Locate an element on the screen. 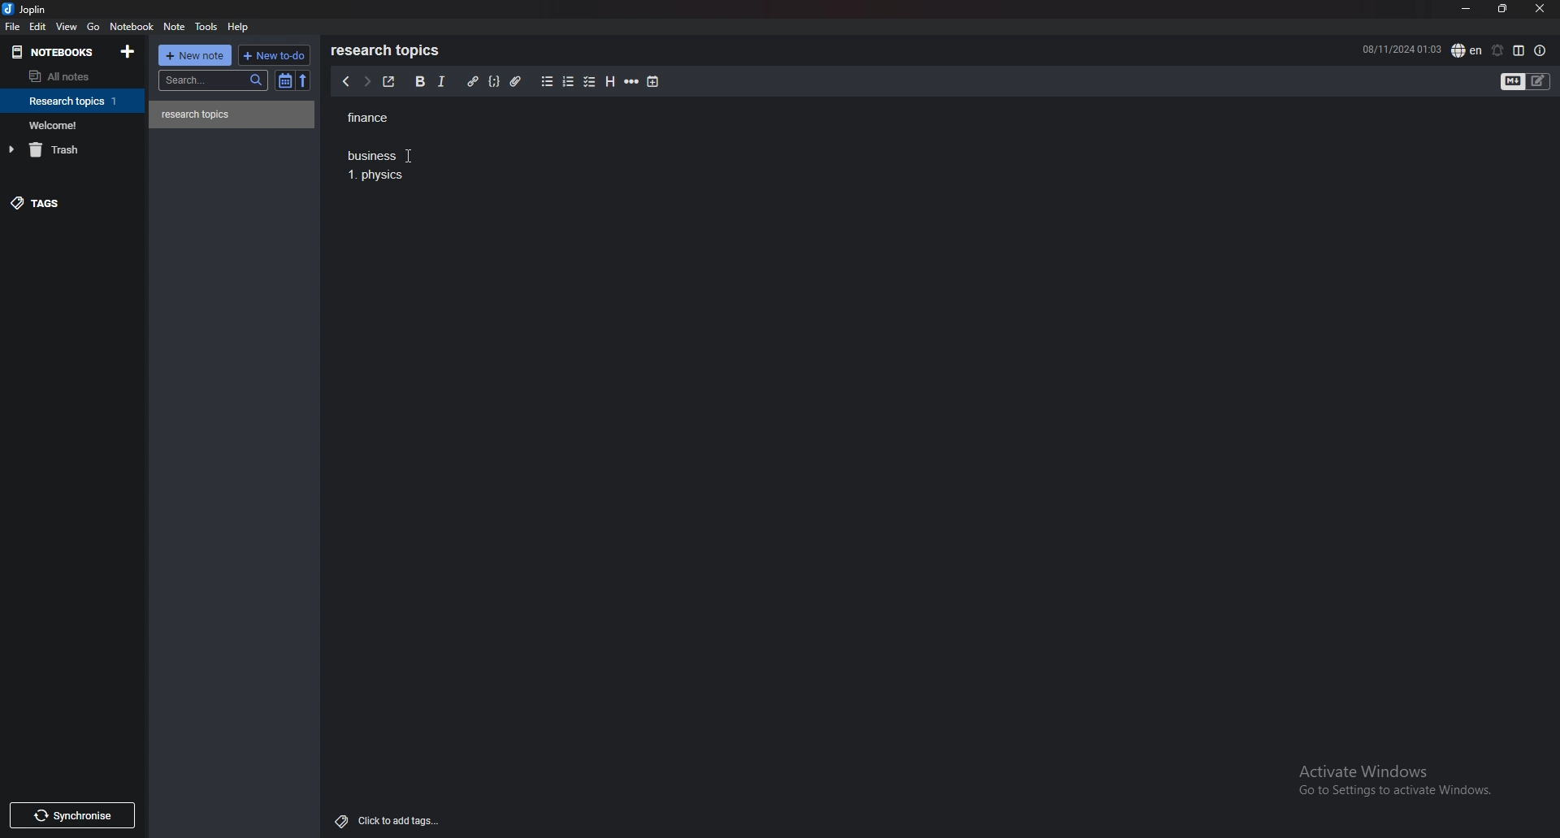  notebook is located at coordinates (74, 124).